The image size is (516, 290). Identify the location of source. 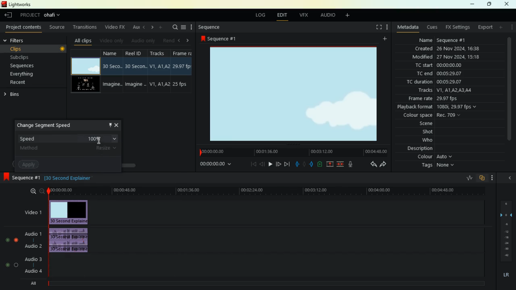
(58, 28).